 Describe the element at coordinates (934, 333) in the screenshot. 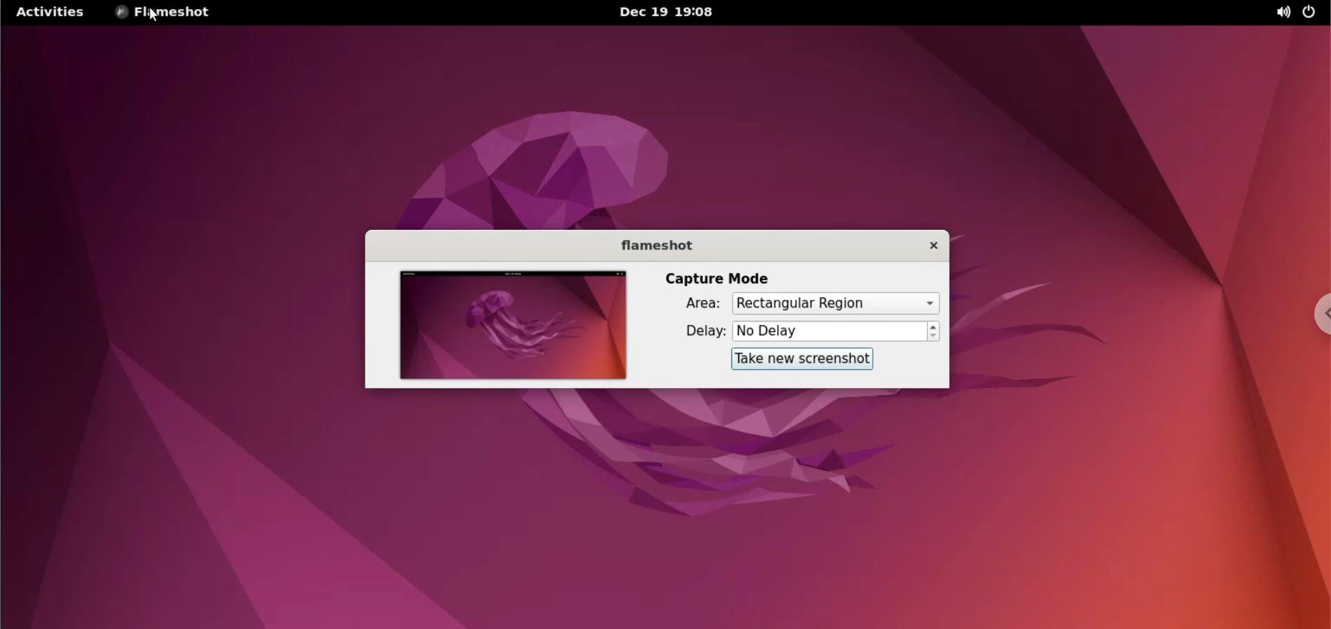

I see `increment and decrement delay` at that location.